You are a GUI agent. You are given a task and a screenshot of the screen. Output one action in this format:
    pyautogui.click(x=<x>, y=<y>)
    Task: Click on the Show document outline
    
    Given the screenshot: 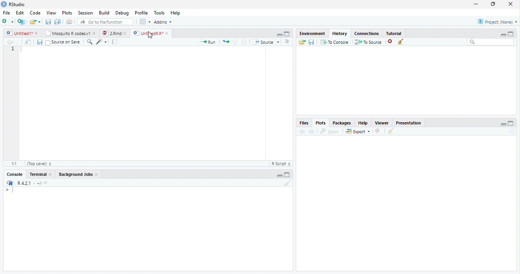 What is the action you would take?
    pyautogui.click(x=287, y=41)
    